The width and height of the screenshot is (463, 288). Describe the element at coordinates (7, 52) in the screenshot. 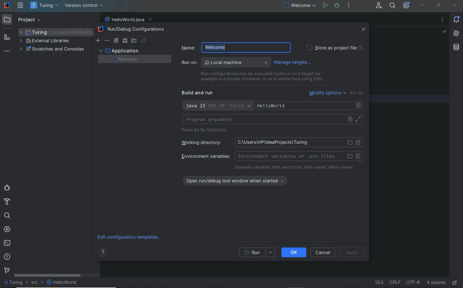

I see `more tool windows` at that location.